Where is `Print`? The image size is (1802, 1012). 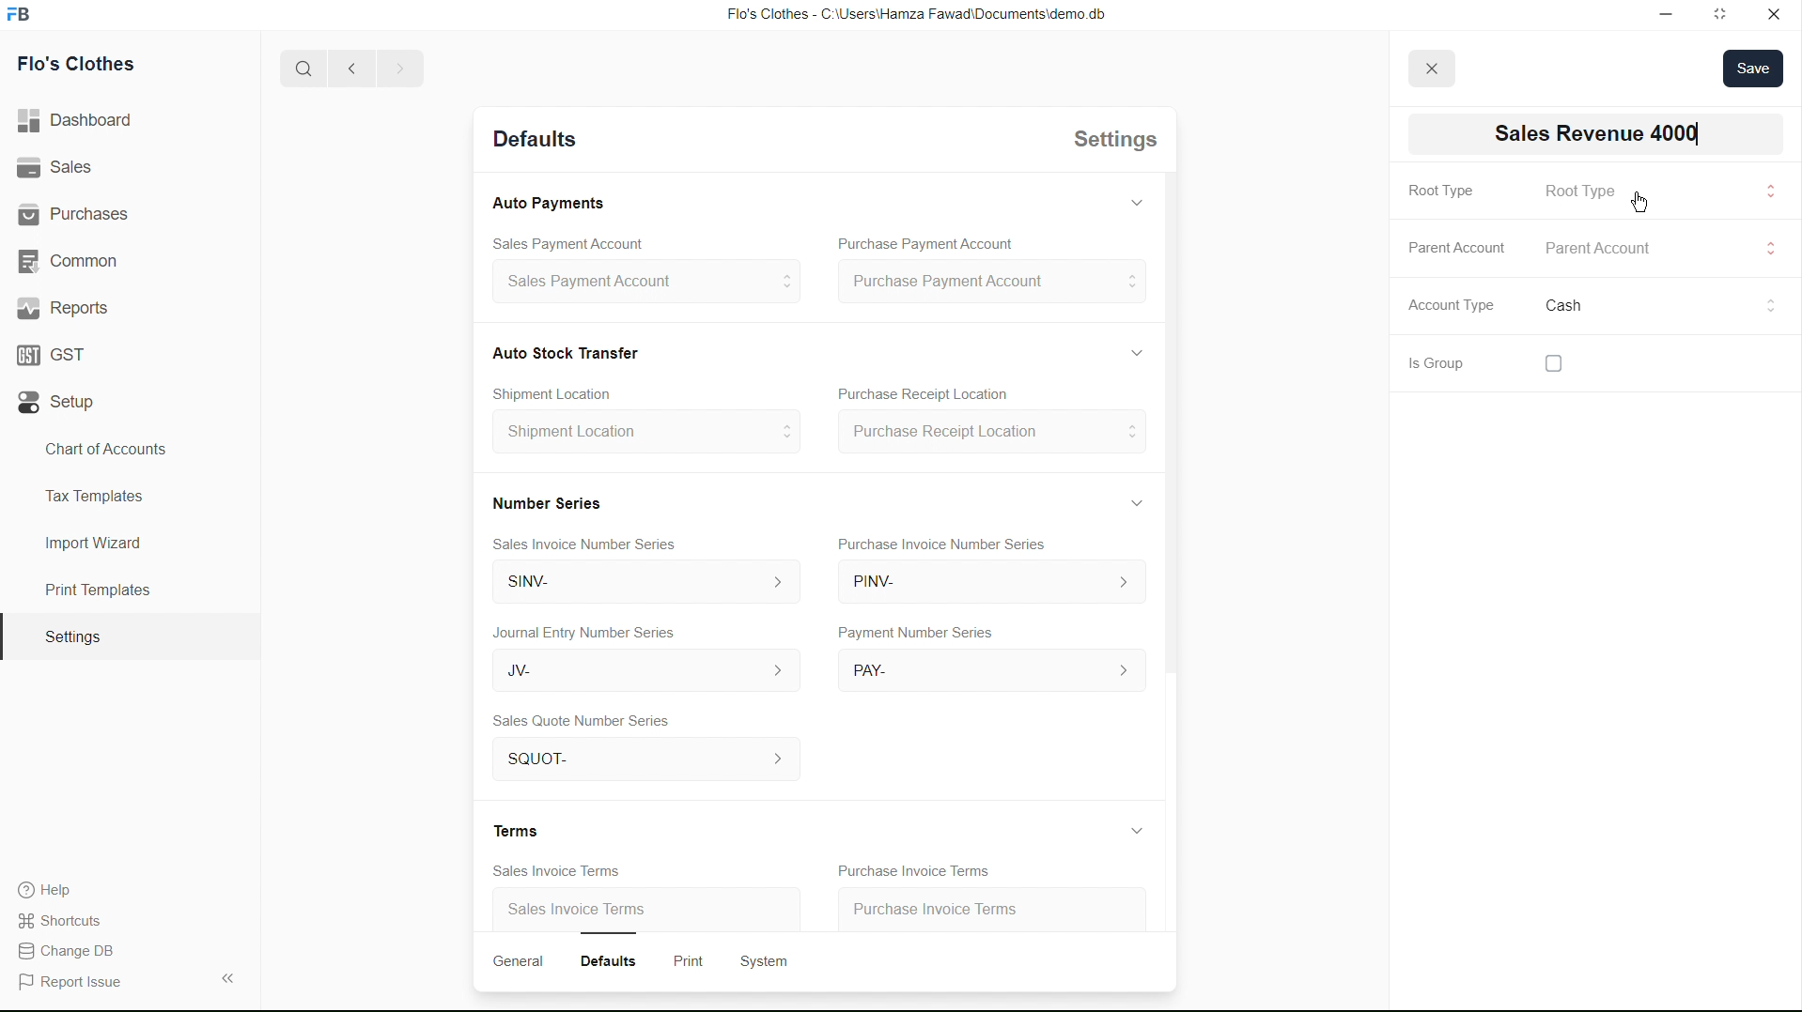
Print is located at coordinates (691, 958).